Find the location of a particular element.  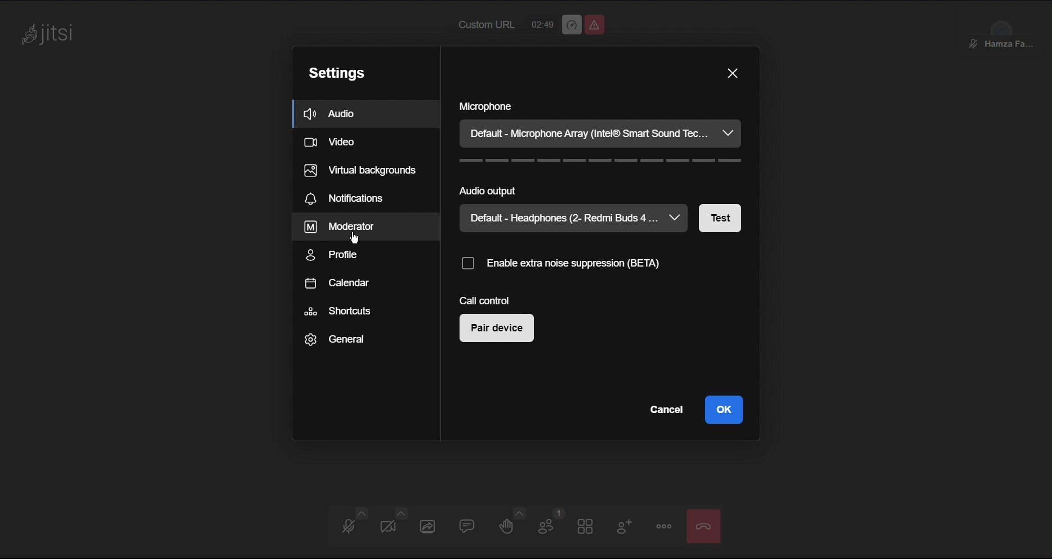

Moderator is located at coordinates (341, 227).